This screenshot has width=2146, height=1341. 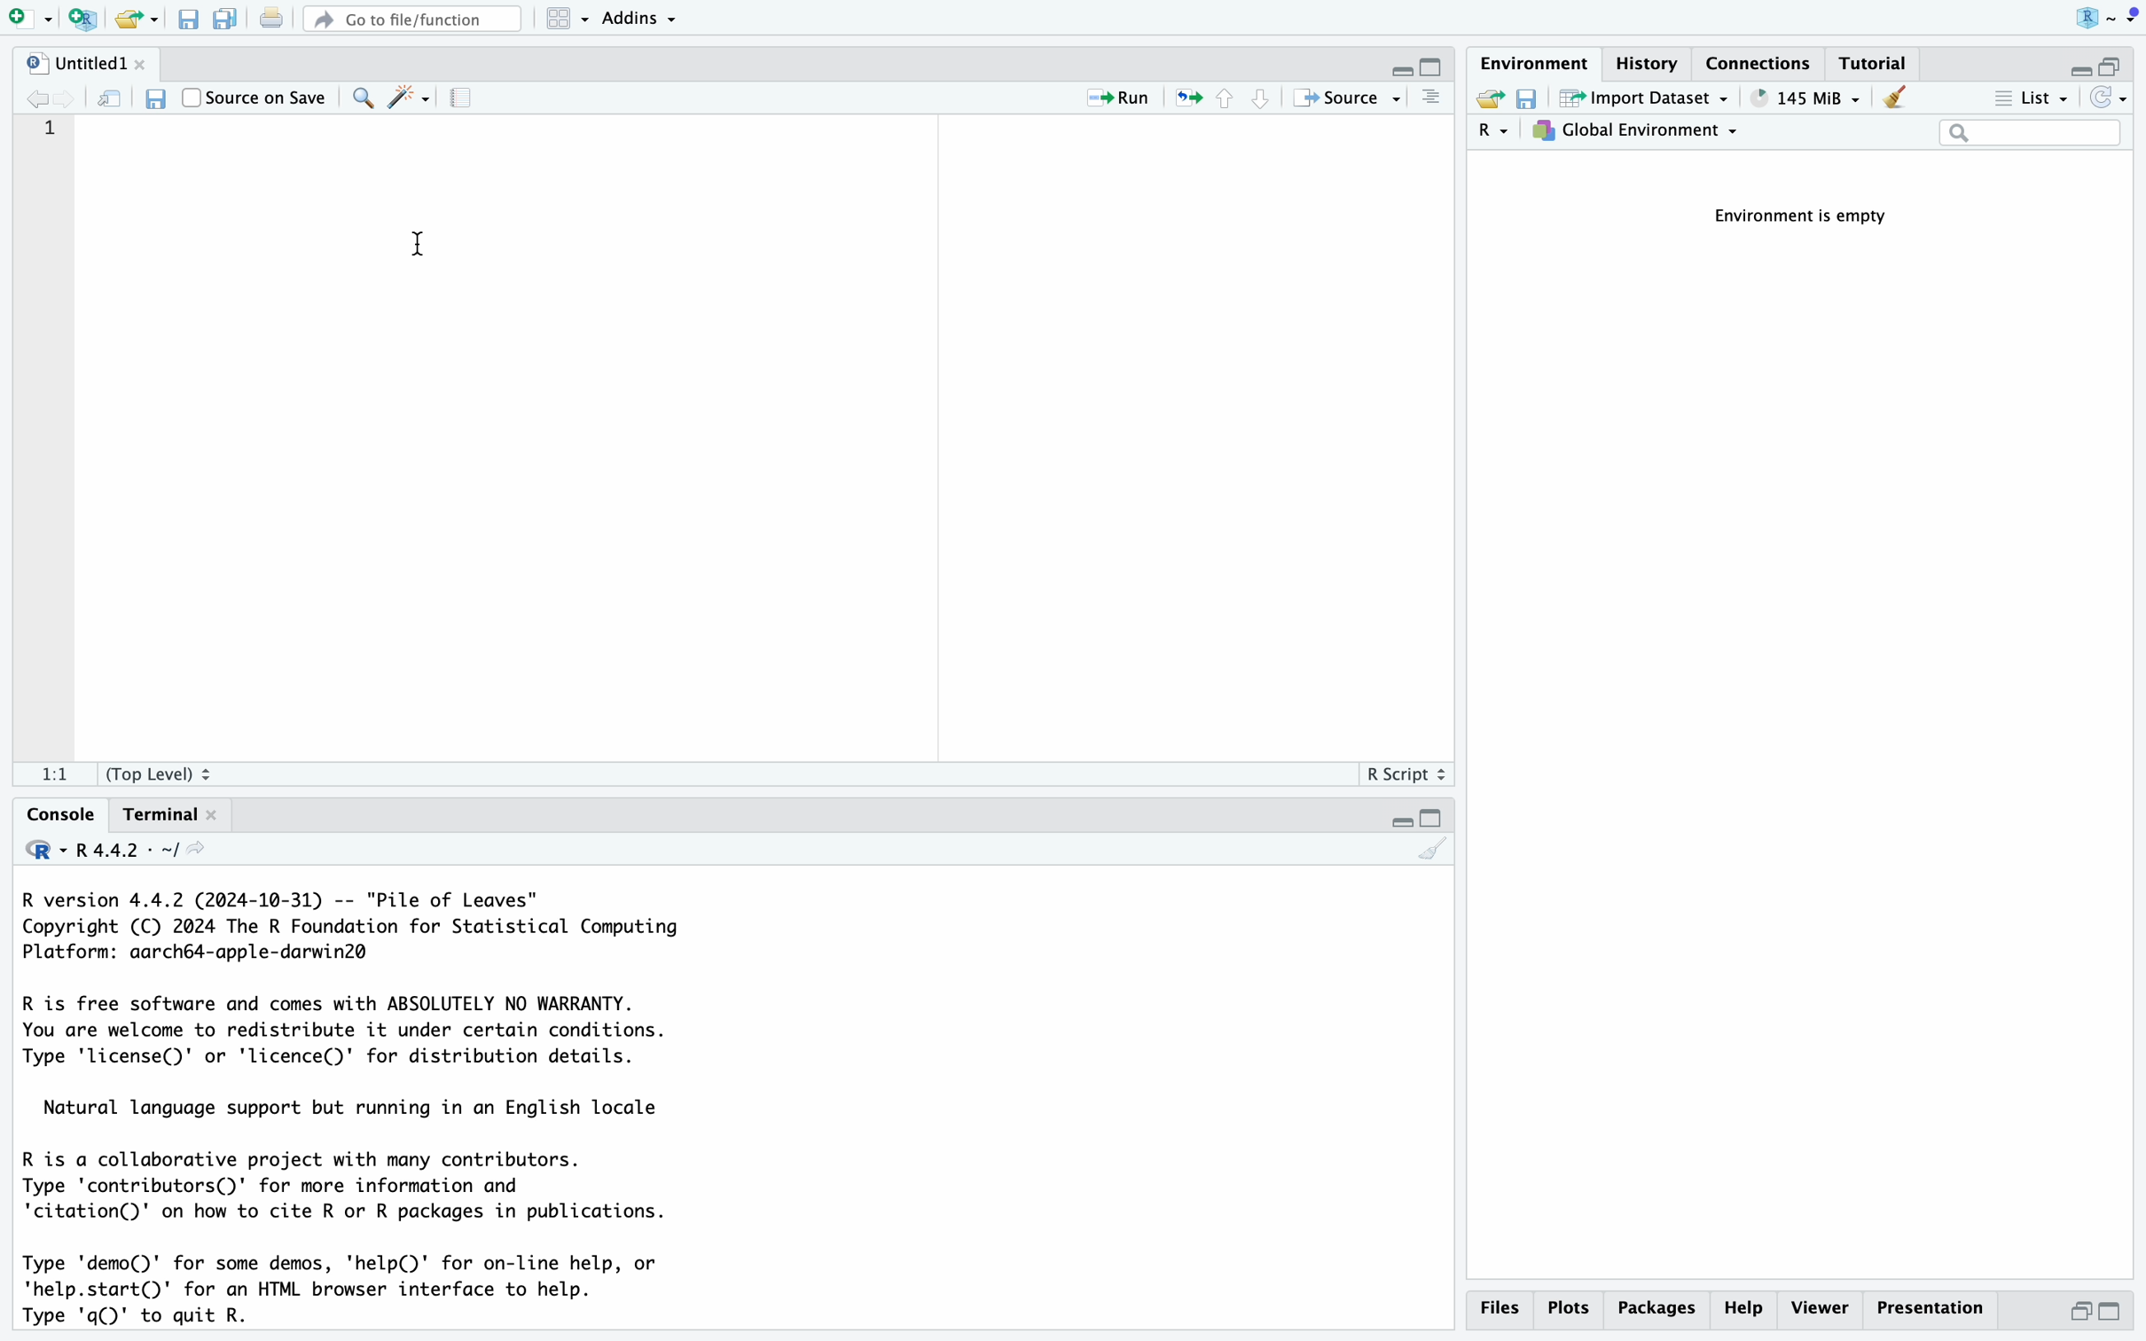 What do you see at coordinates (161, 774) in the screenshot?
I see `(Top Level)` at bounding box center [161, 774].